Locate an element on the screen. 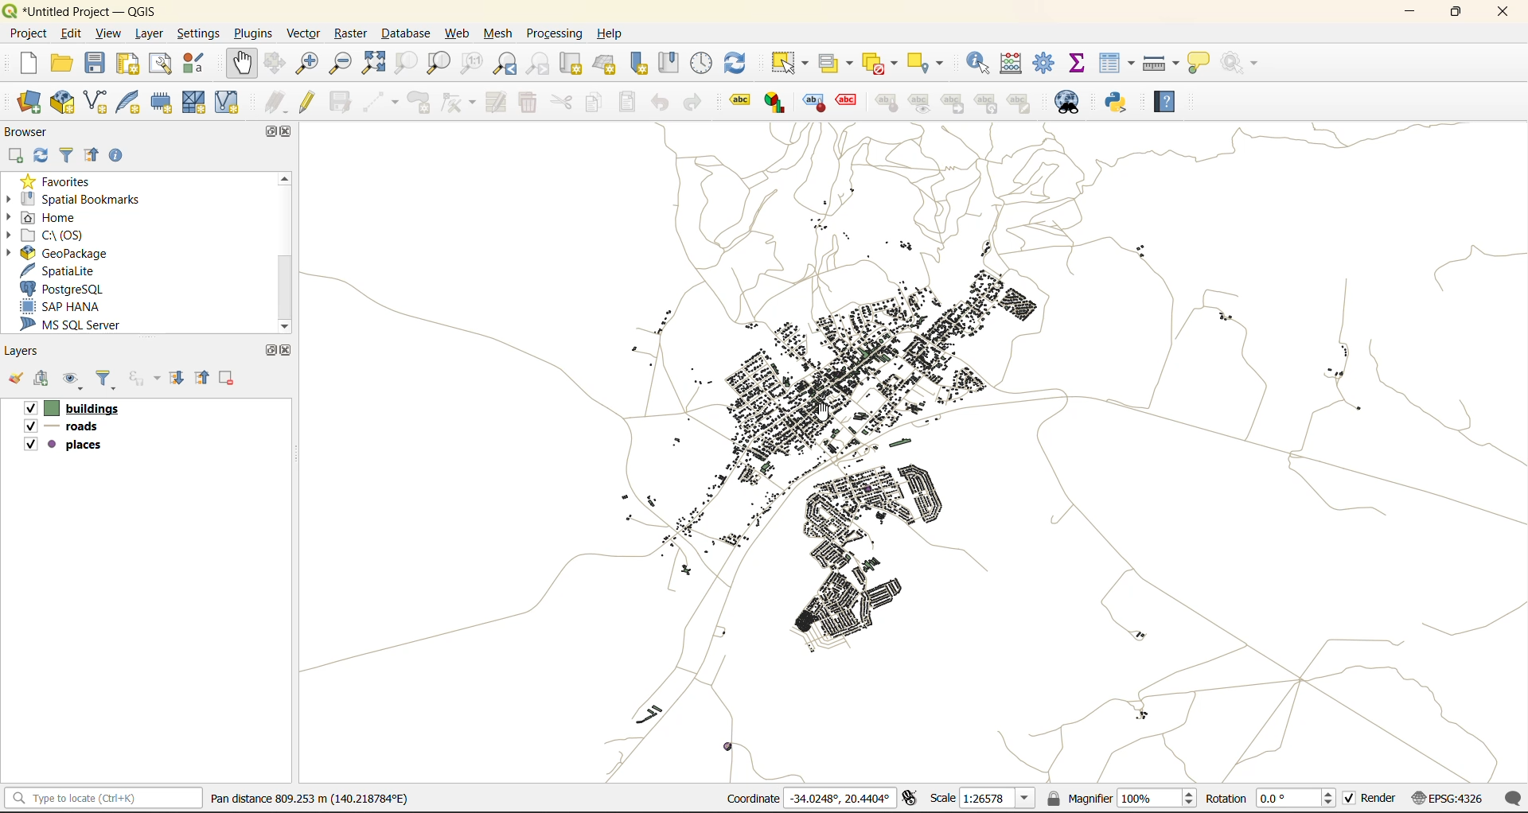 Image resolution: width=1528 pixels, height=813 pixels. enable properties is located at coordinates (117, 154).